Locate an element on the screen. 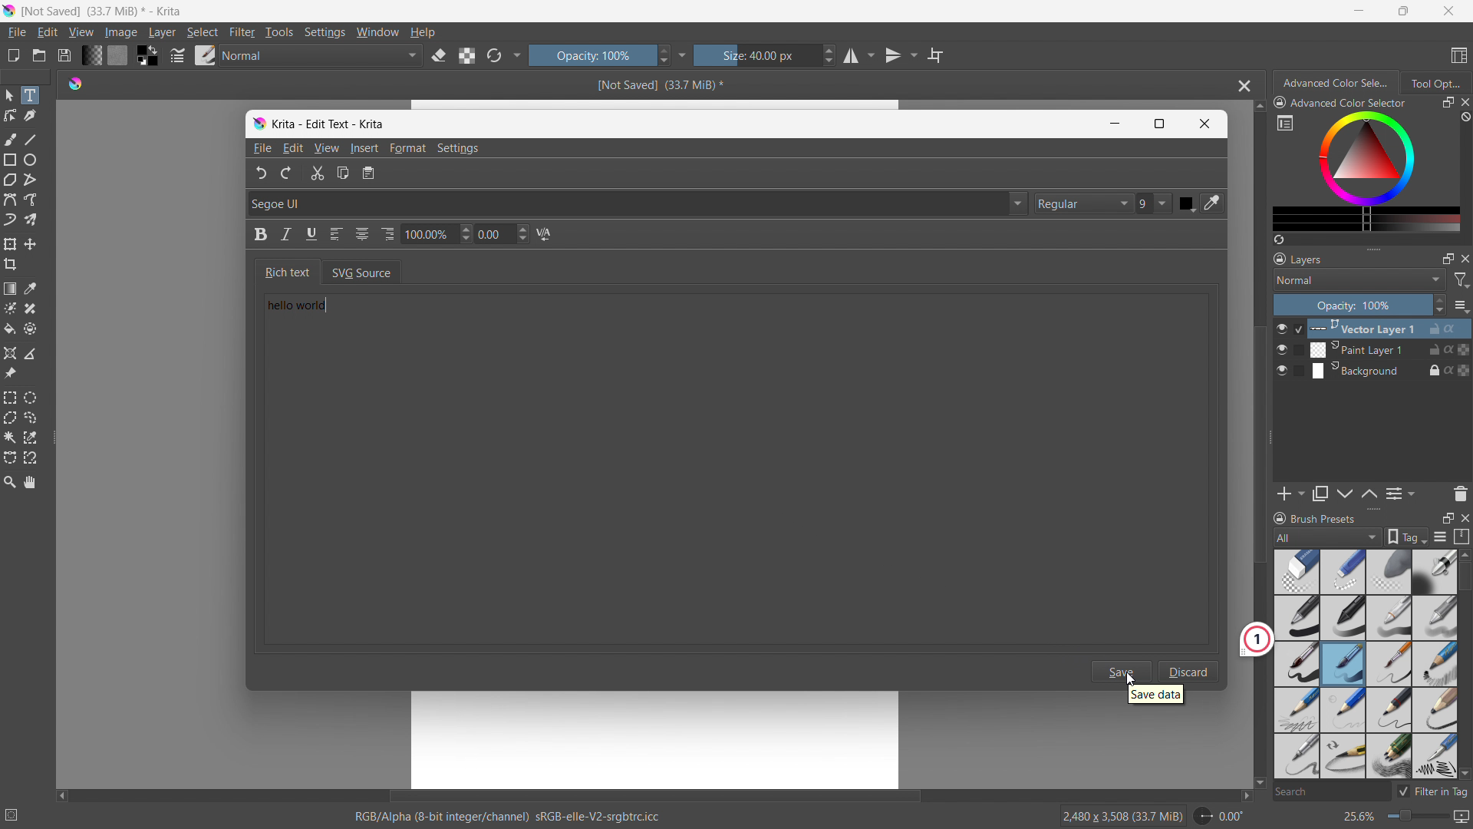 The height and width of the screenshot is (829, 1473). layer is located at coordinates (162, 32).